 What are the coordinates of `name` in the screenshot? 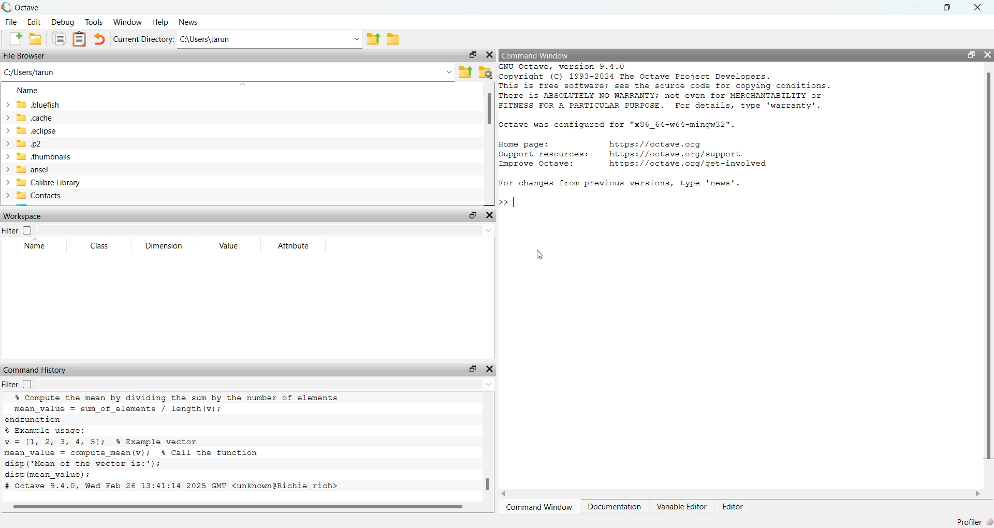 It's located at (29, 91).